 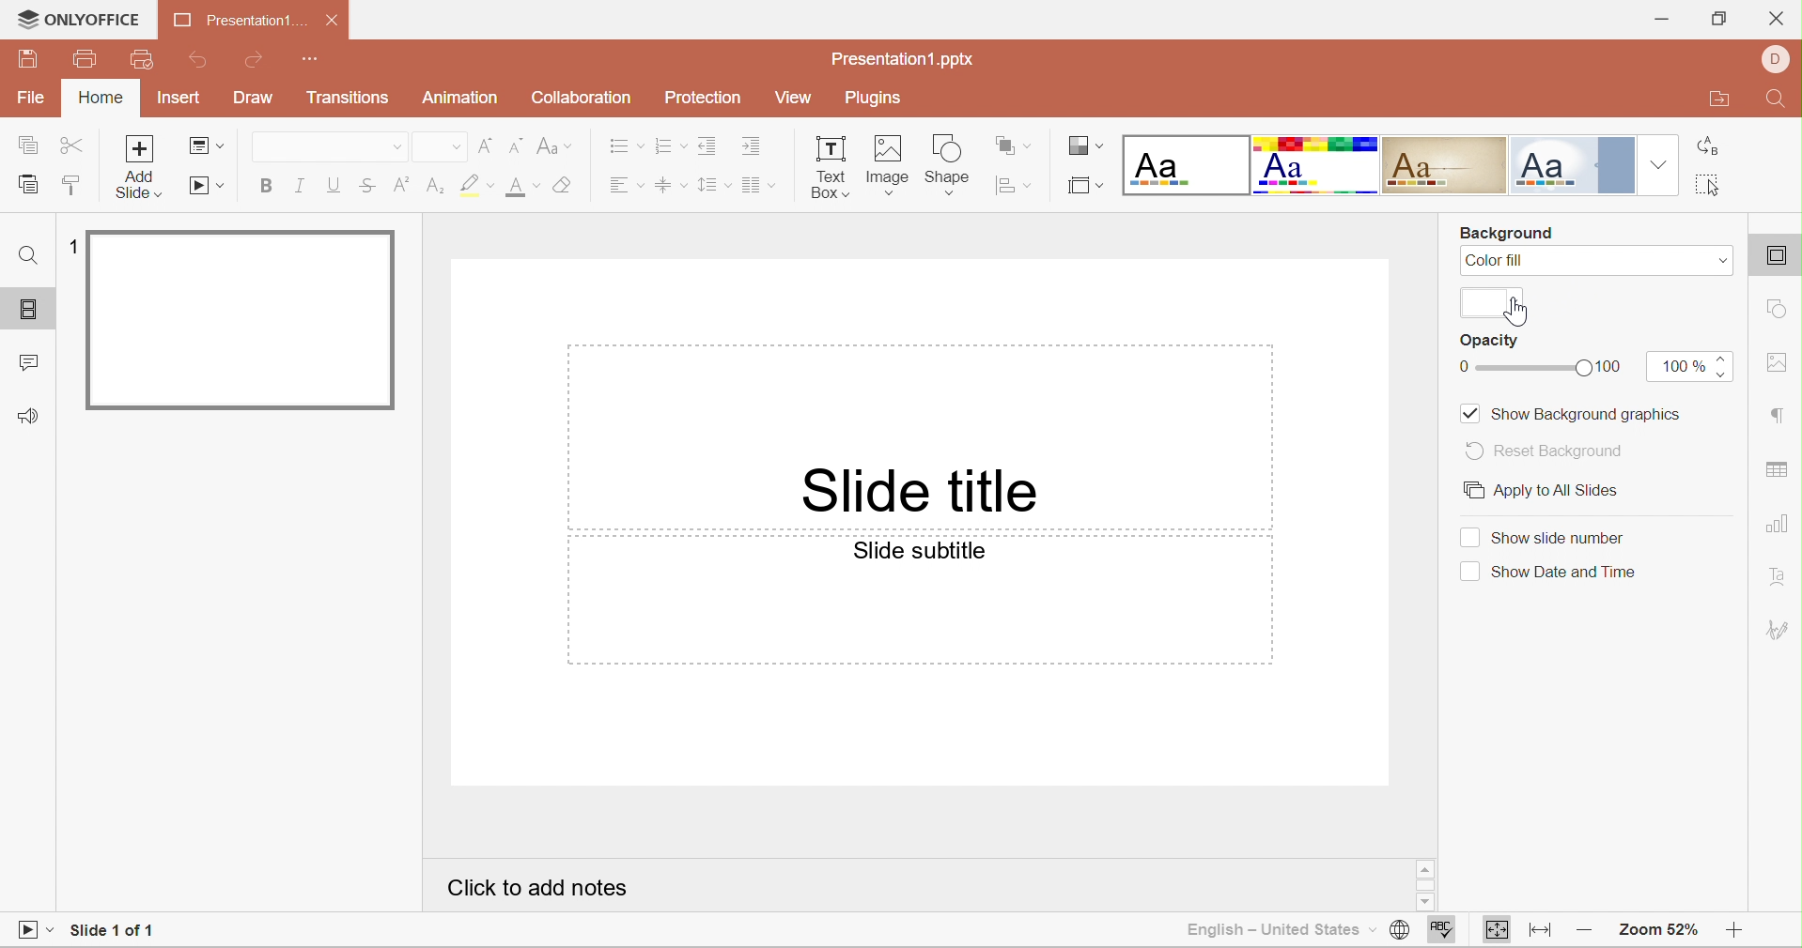 I want to click on Background, so click(x=1509, y=235).